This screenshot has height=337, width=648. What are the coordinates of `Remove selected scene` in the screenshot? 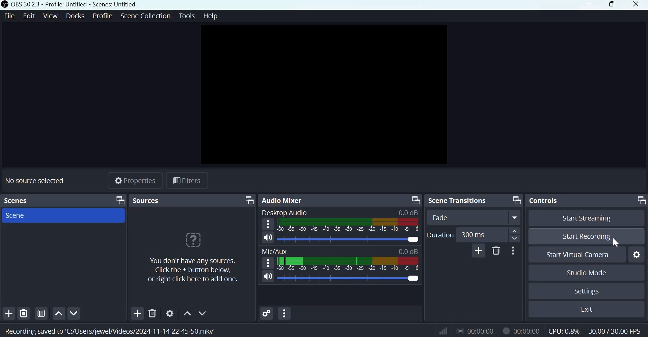 It's located at (25, 313).